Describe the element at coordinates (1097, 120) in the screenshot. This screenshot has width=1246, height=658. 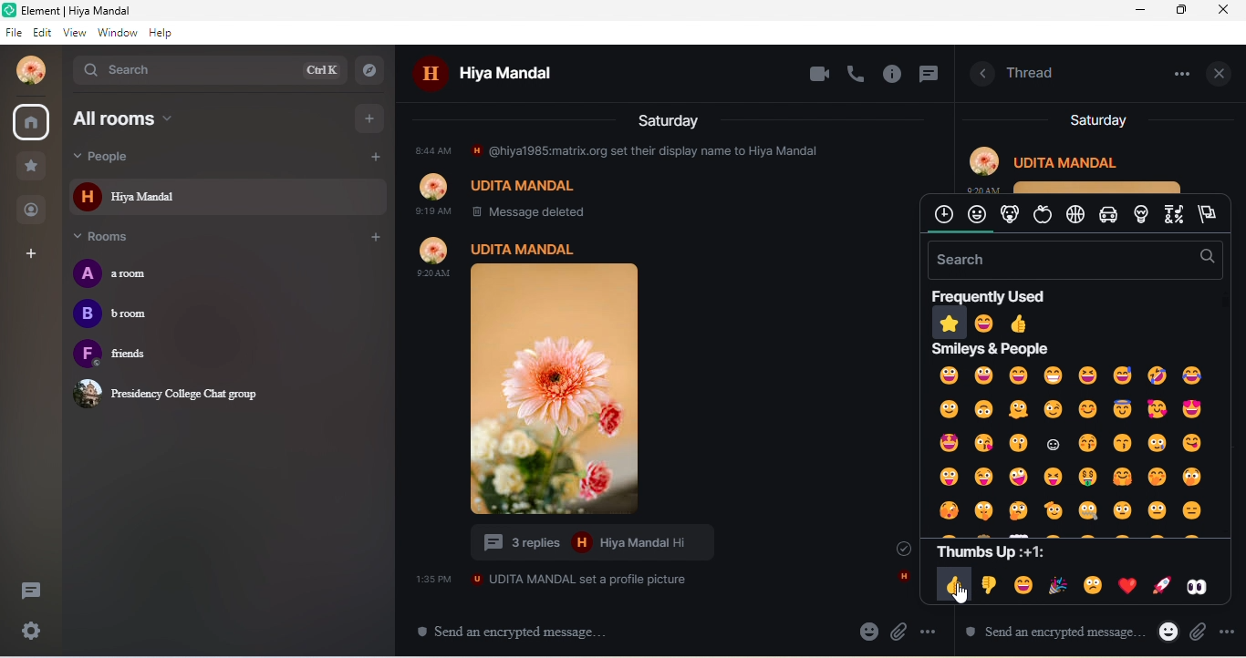
I see `saturday` at that location.